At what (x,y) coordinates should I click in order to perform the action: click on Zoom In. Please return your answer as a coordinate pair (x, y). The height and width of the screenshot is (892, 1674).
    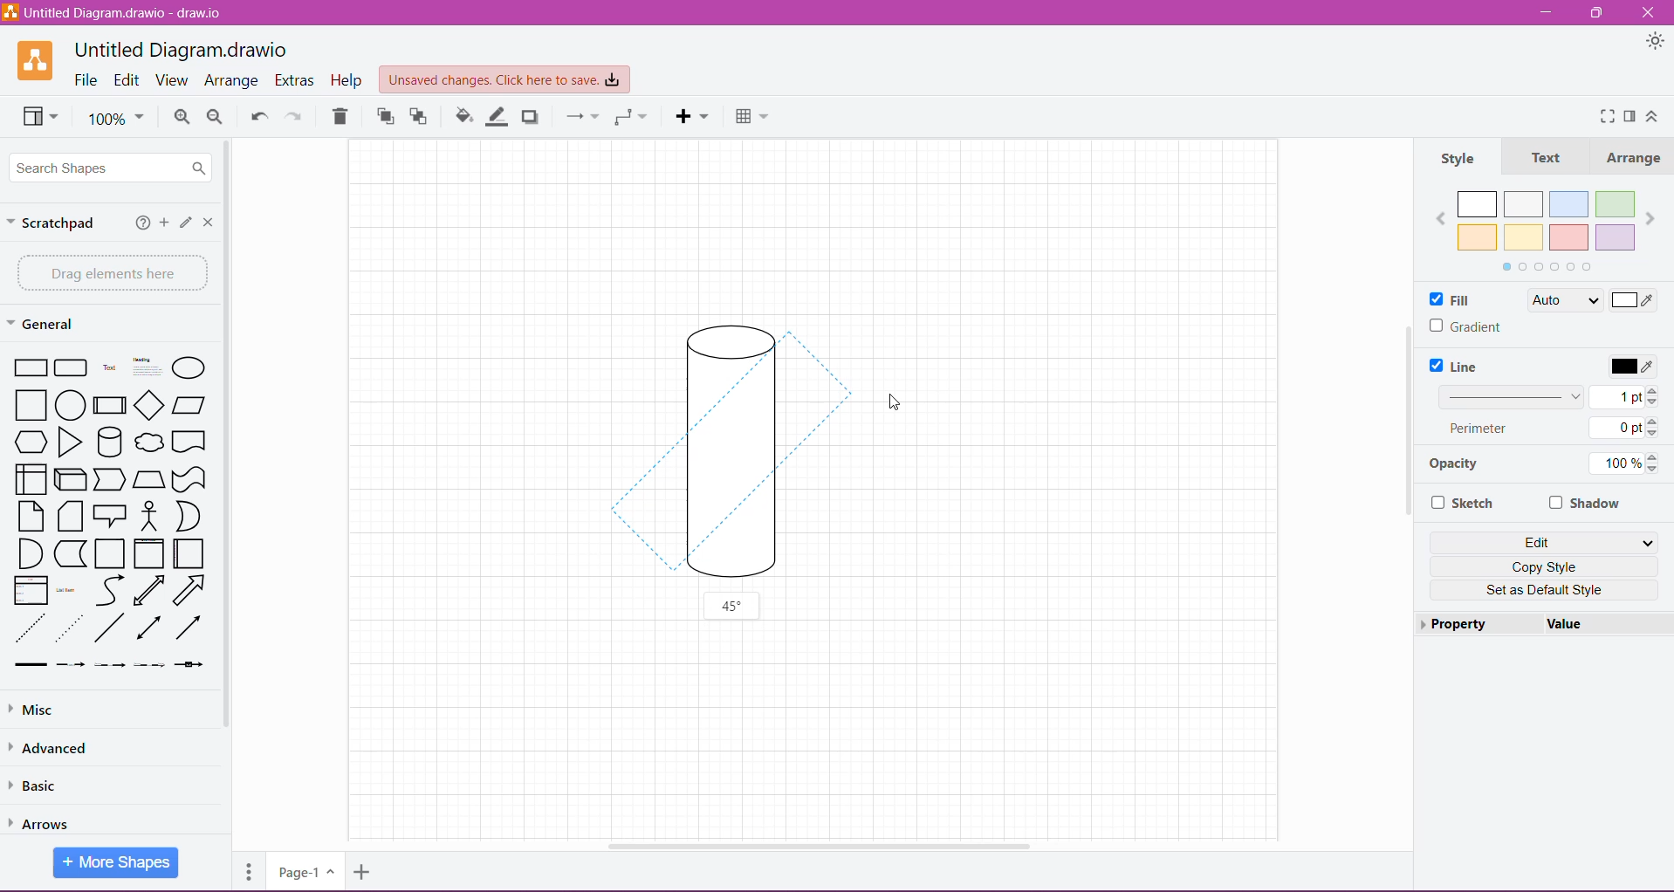
    Looking at the image, I should click on (182, 117).